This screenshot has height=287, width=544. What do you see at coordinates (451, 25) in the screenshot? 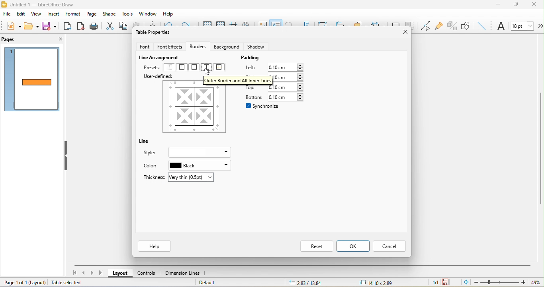
I see `toggle extrusion` at bounding box center [451, 25].